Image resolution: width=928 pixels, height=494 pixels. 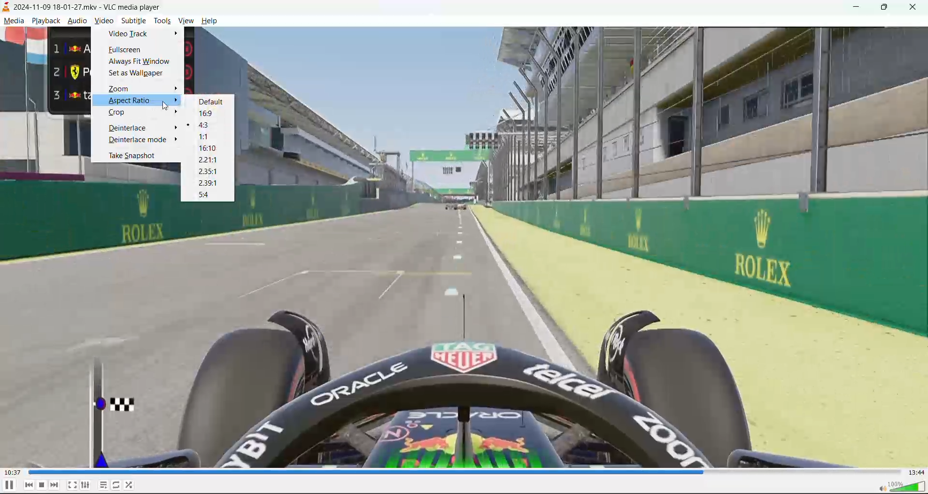 I want to click on default, so click(x=214, y=101).